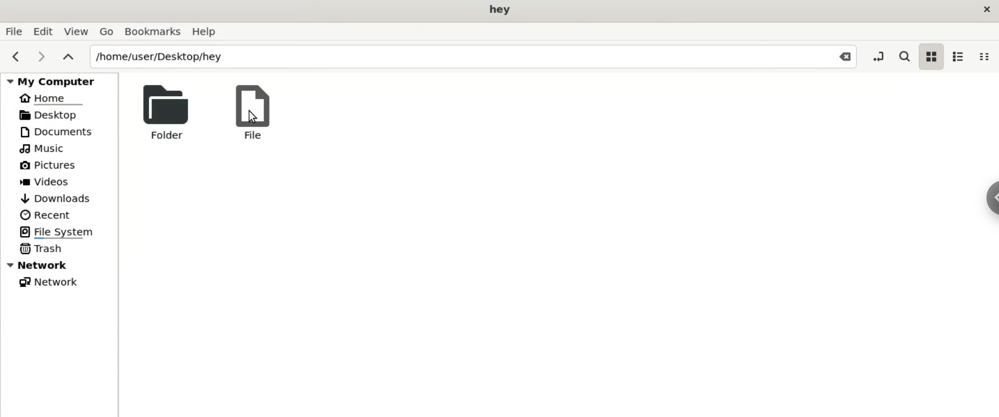 The height and width of the screenshot is (417, 999). What do you see at coordinates (252, 115) in the screenshot?
I see `cursor` at bounding box center [252, 115].